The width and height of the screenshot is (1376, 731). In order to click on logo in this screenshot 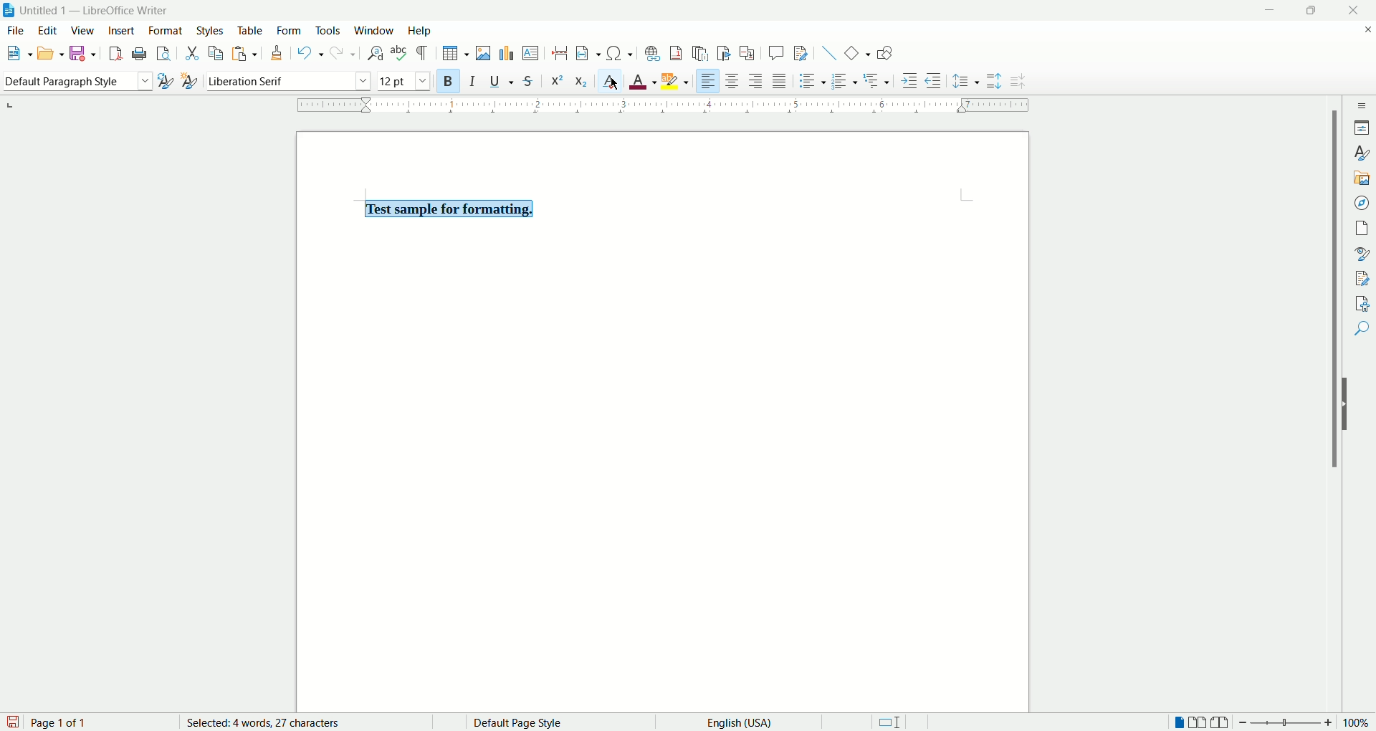, I will do `click(9, 10)`.